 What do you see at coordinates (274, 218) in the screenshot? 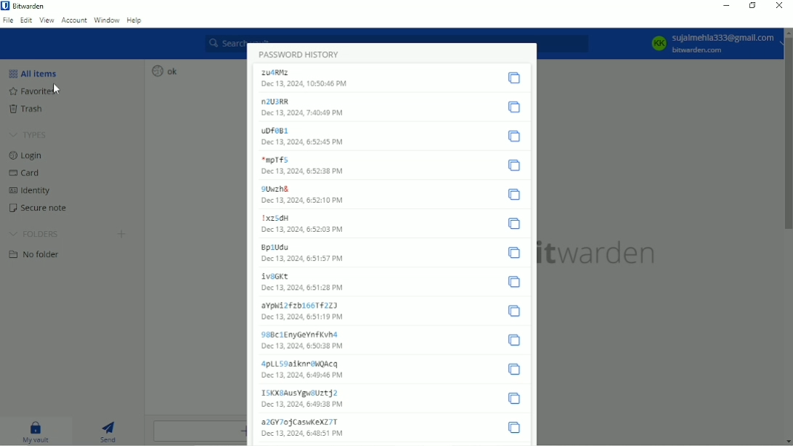
I see `!xz5dH` at bounding box center [274, 218].